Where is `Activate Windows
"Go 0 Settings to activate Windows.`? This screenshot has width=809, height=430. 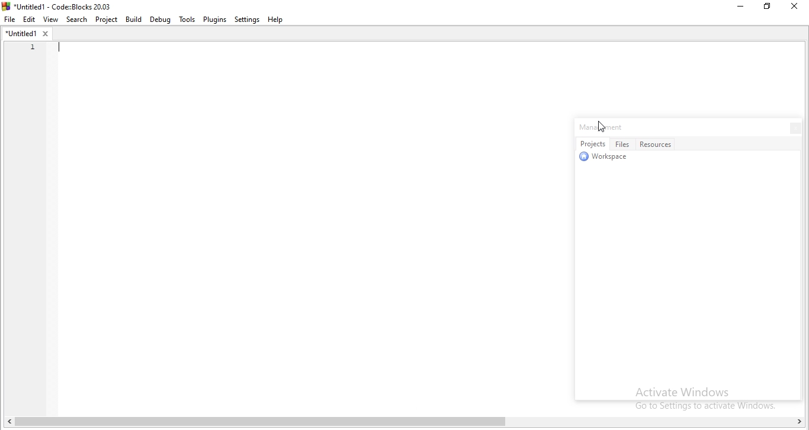
Activate Windows
"Go 0 Settings to activate Windows. is located at coordinates (701, 397).